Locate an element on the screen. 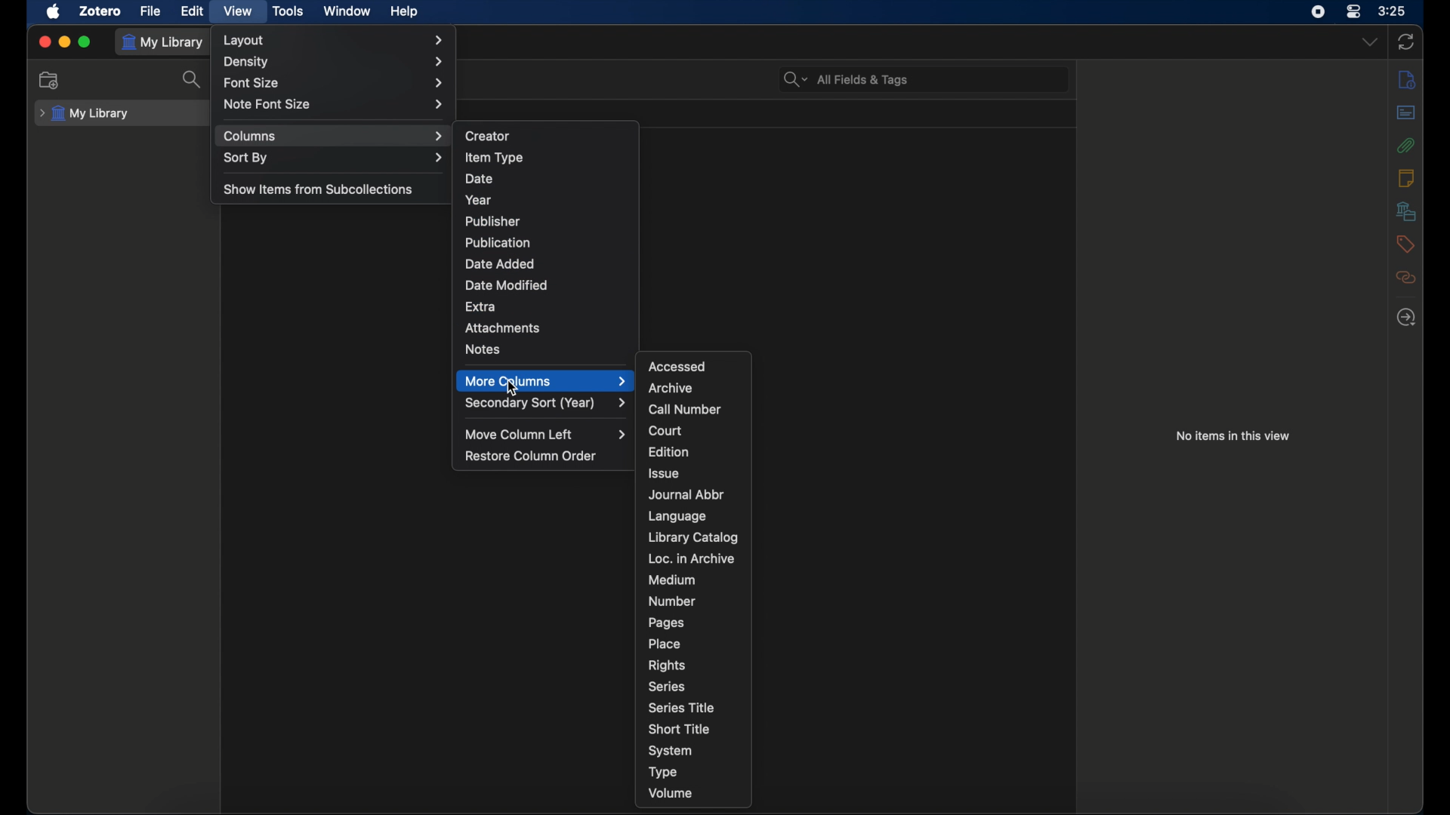 The image size is (1450, 815). show items from subcollections is located at coordinates (319, 189).